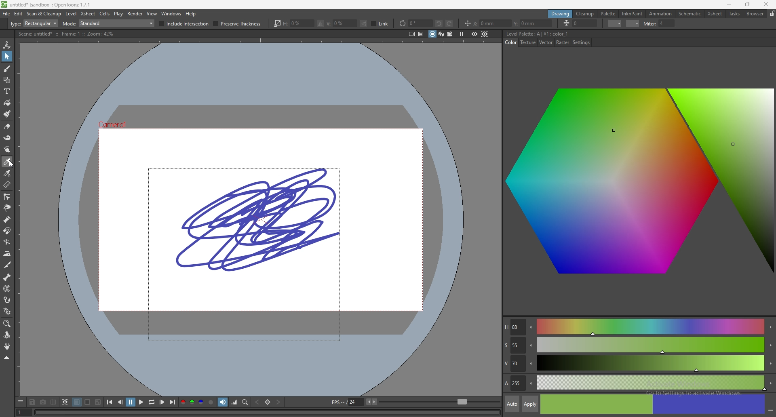 Image resolution: width=776 pixels, height=417 pixels. Describe the element at coordinates (441, 33) in the screenshot. I see `3d view` at that location.